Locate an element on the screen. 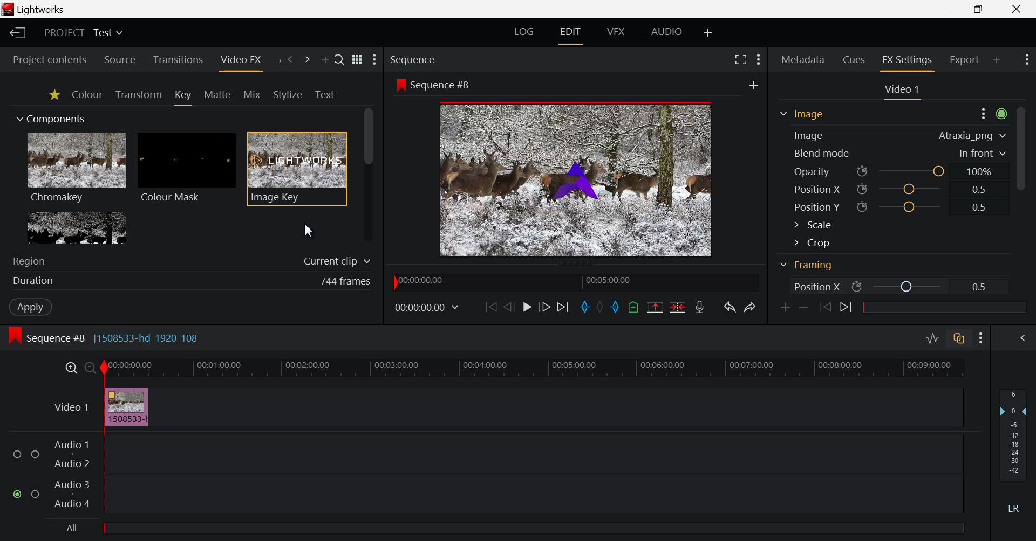 The width and height of the screenshot is (1036, 541). add is located at coordinates (753, 86).